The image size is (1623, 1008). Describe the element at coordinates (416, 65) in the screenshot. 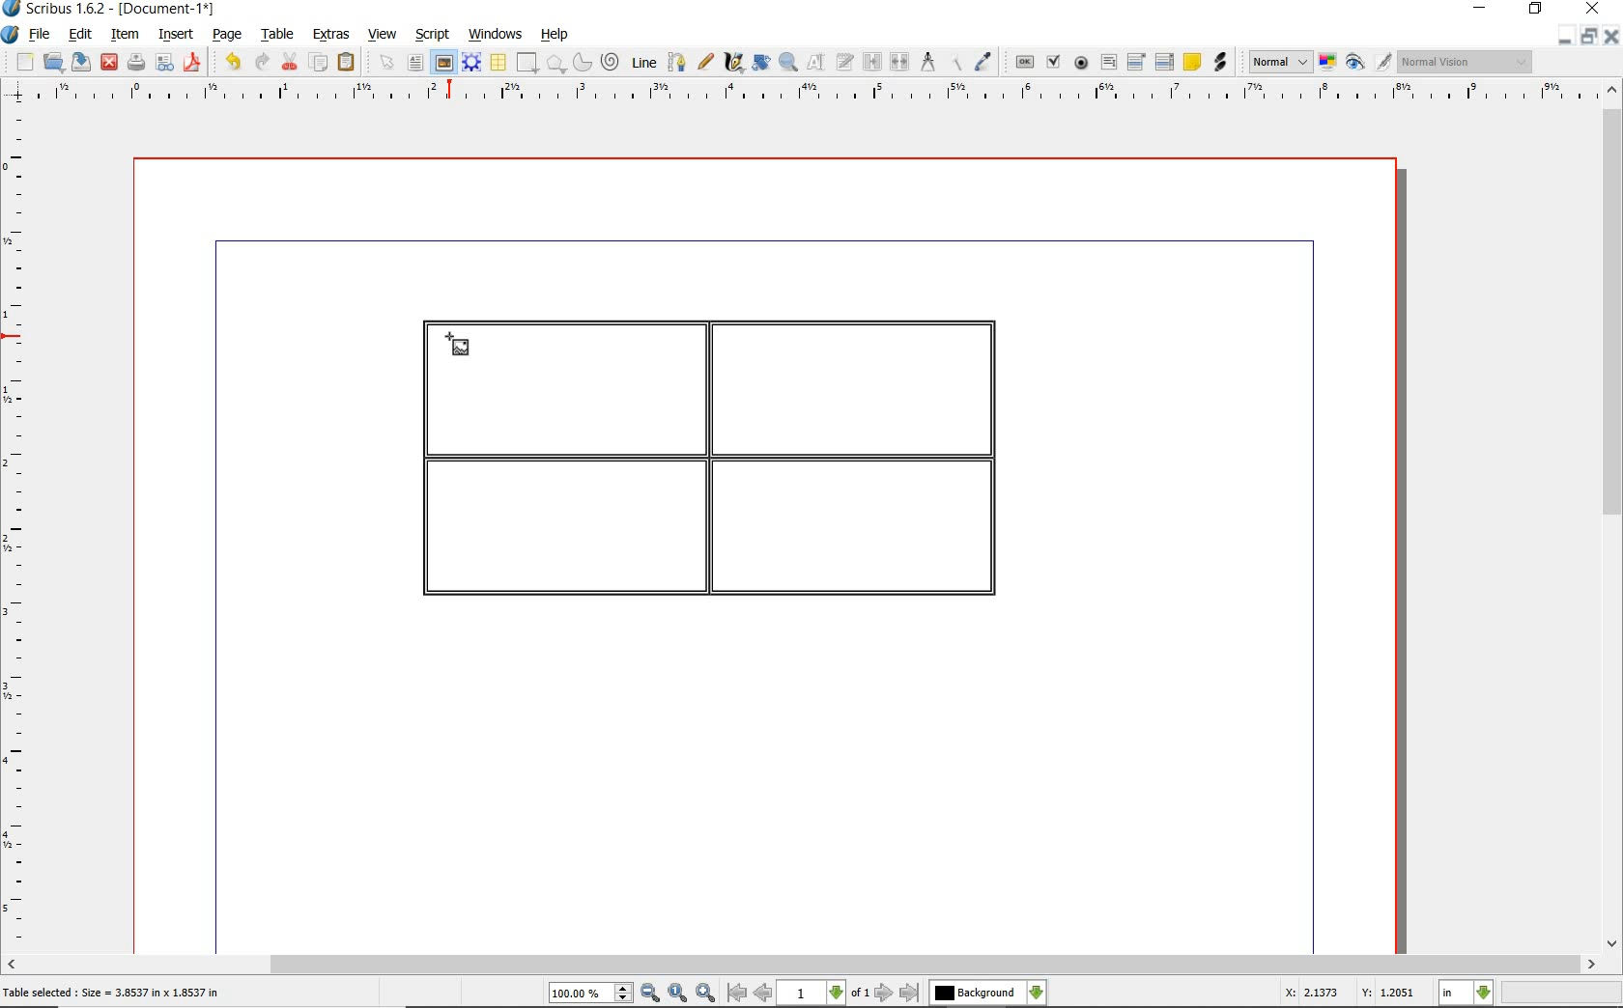

I see `text frame` at that location.